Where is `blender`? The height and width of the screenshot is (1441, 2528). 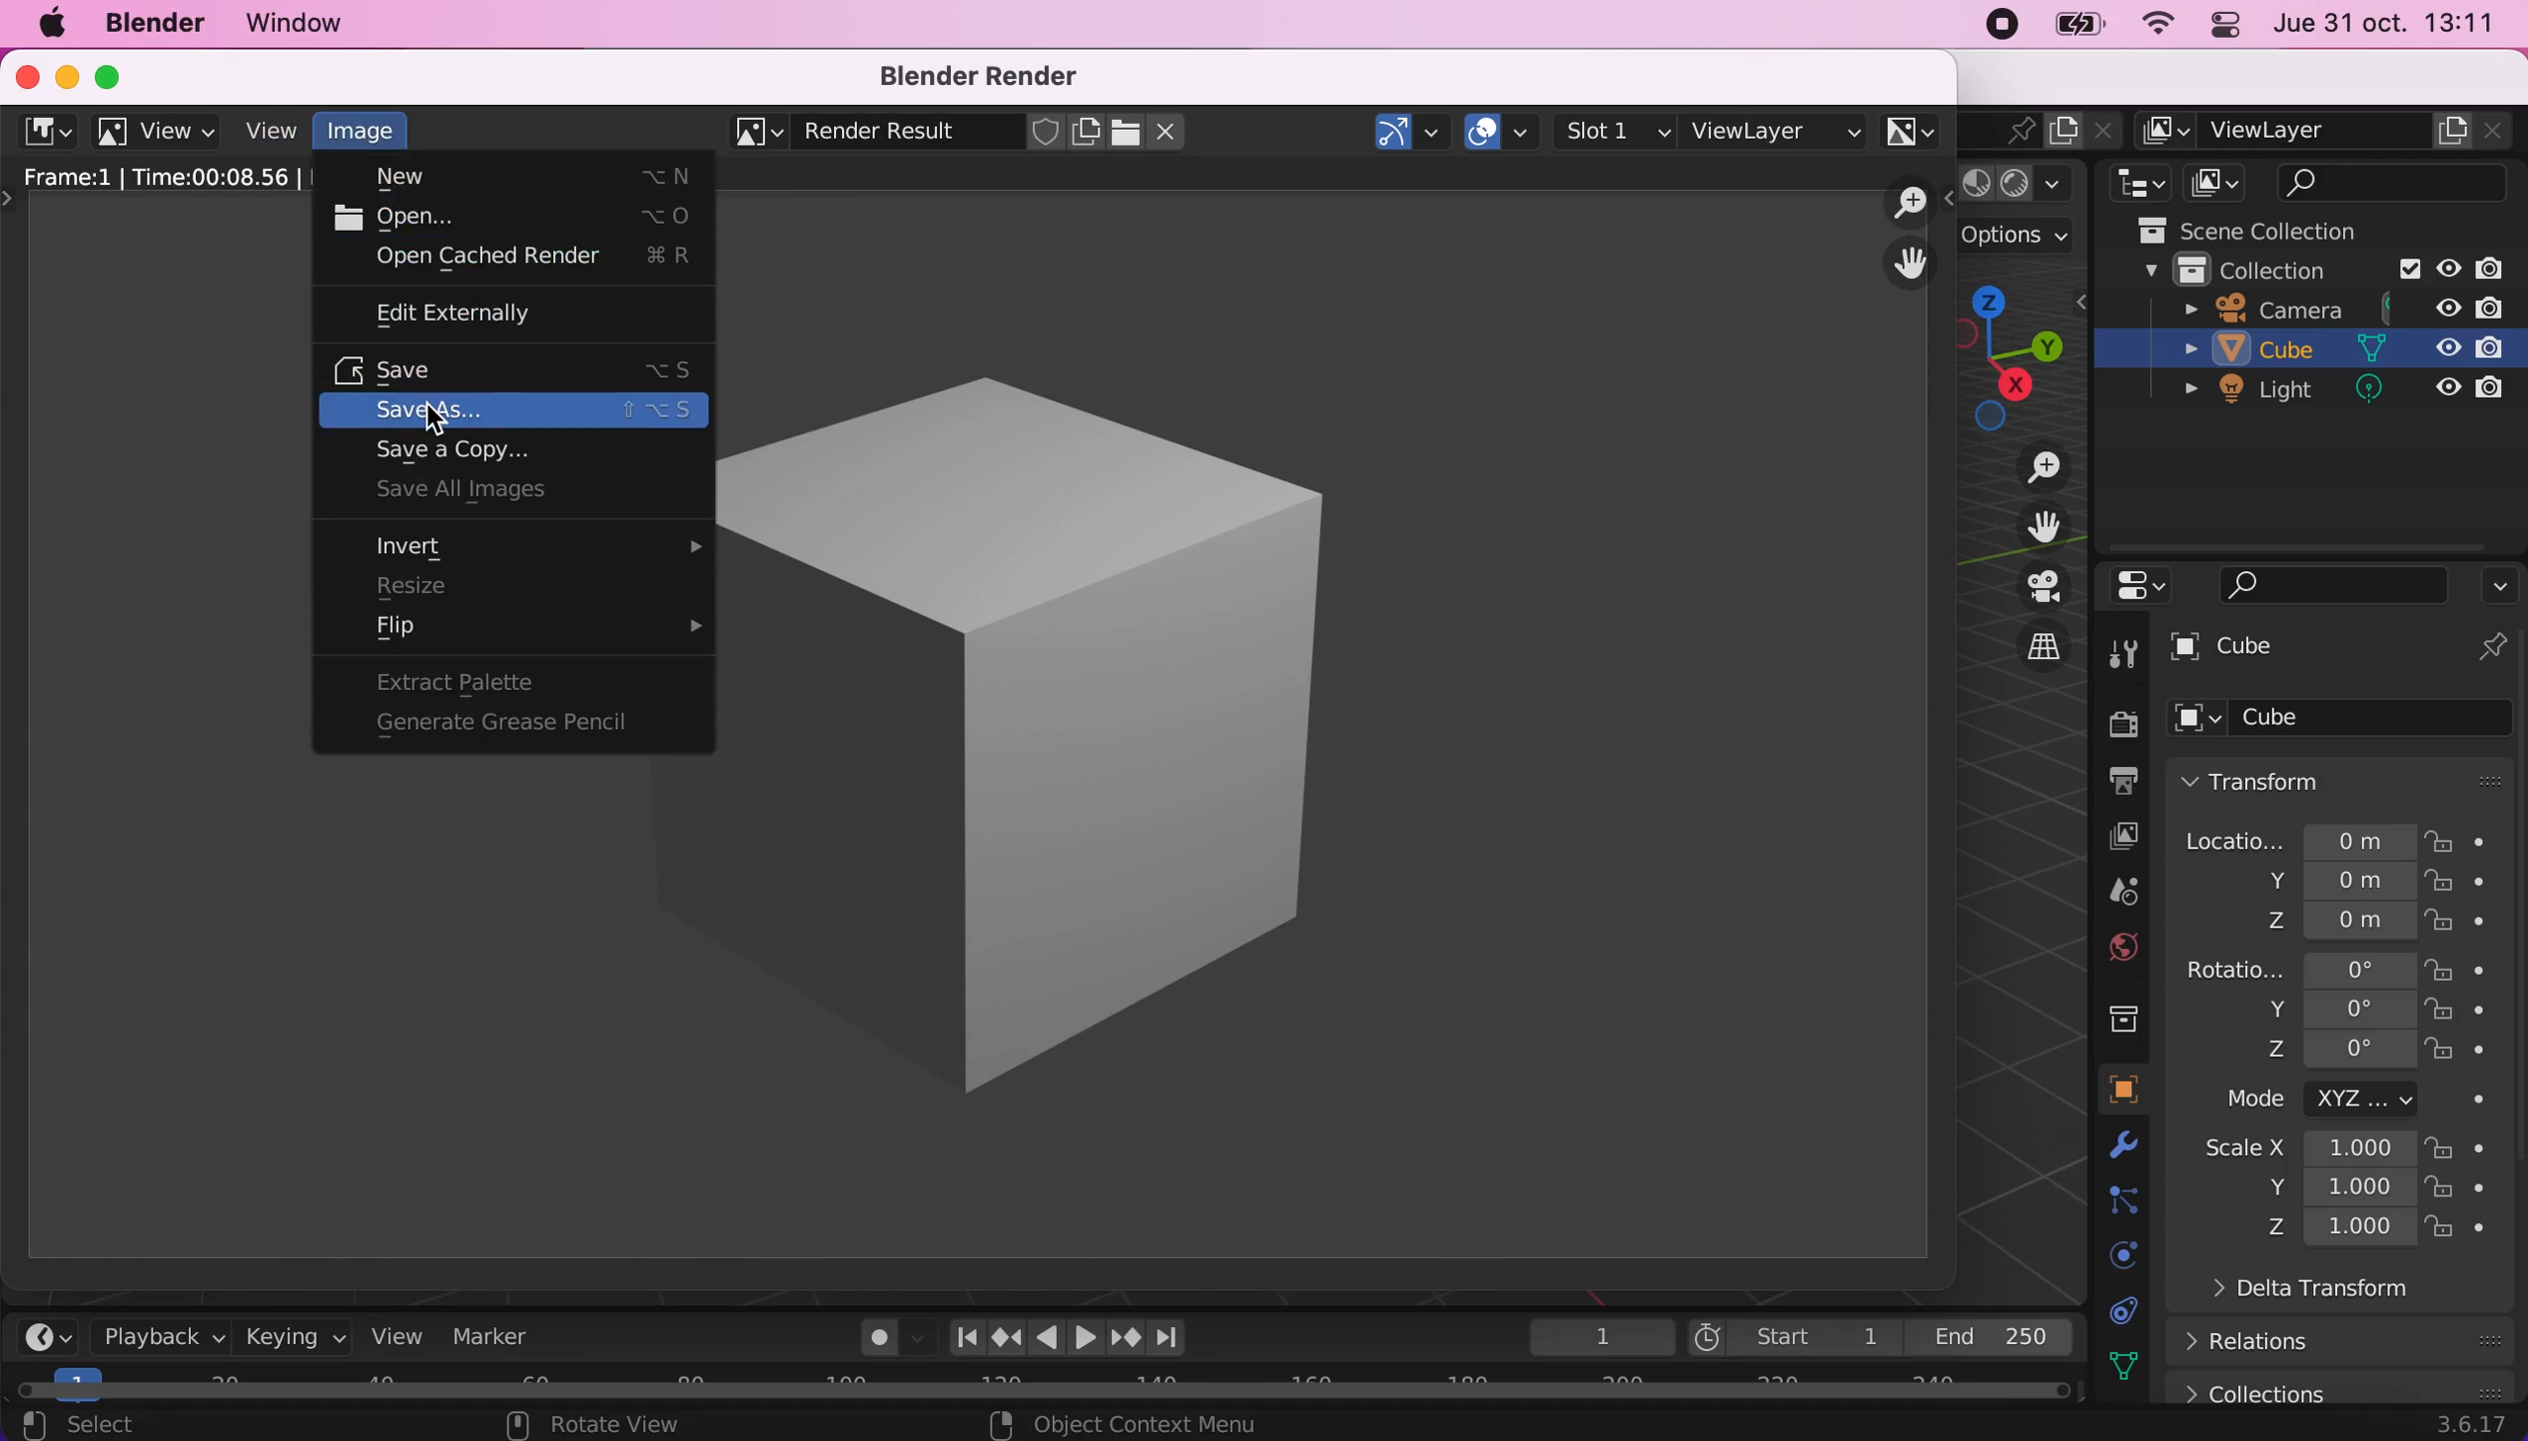 blender is located at coordinates (45, 130).